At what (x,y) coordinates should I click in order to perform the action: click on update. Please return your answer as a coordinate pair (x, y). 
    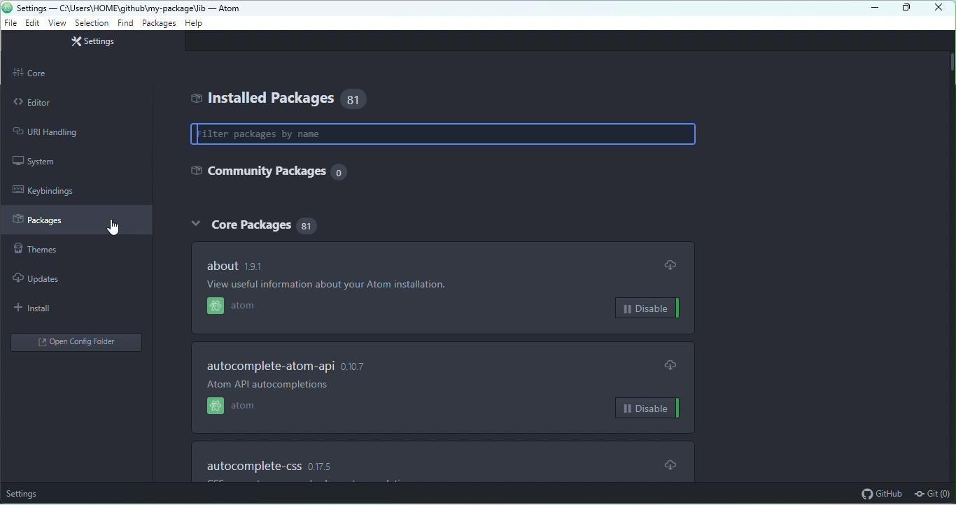
    Looking at the image, I should click on (666, 464).